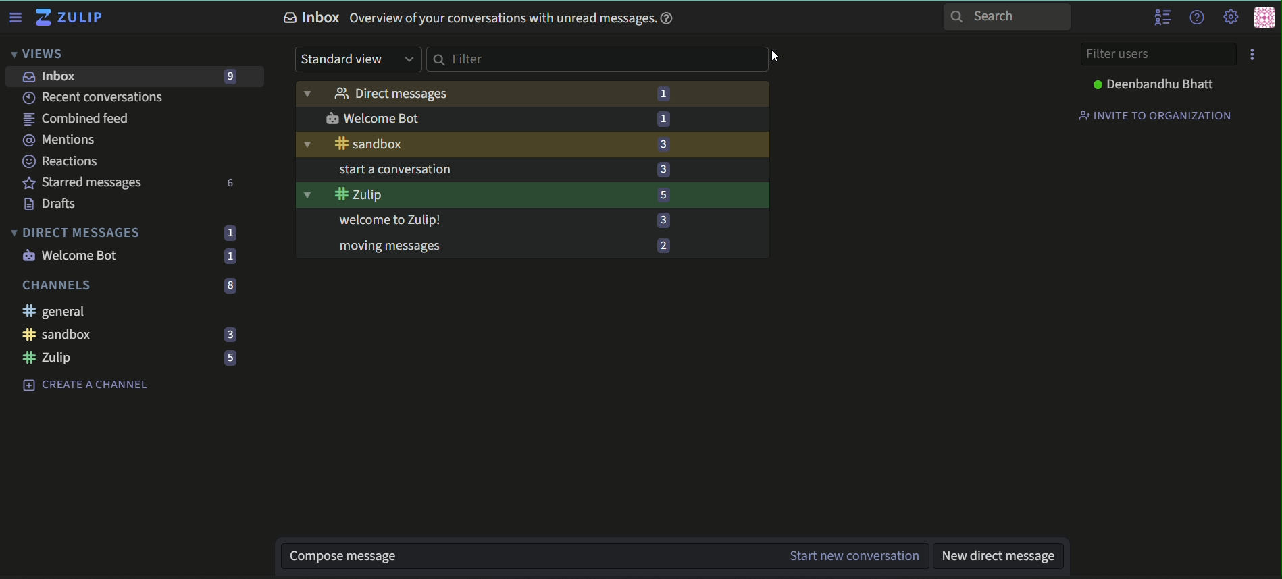 This screenshot has width=1282, height=579. I want to click on Welcome Bot, so click(72, 256).